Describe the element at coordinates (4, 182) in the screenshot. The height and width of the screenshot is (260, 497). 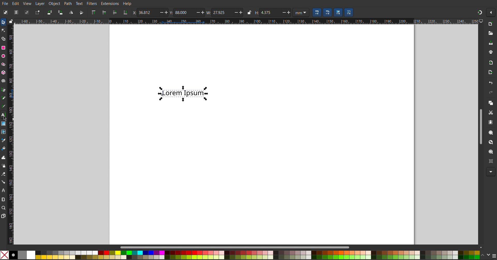
I see `Connector Tool` at that location.